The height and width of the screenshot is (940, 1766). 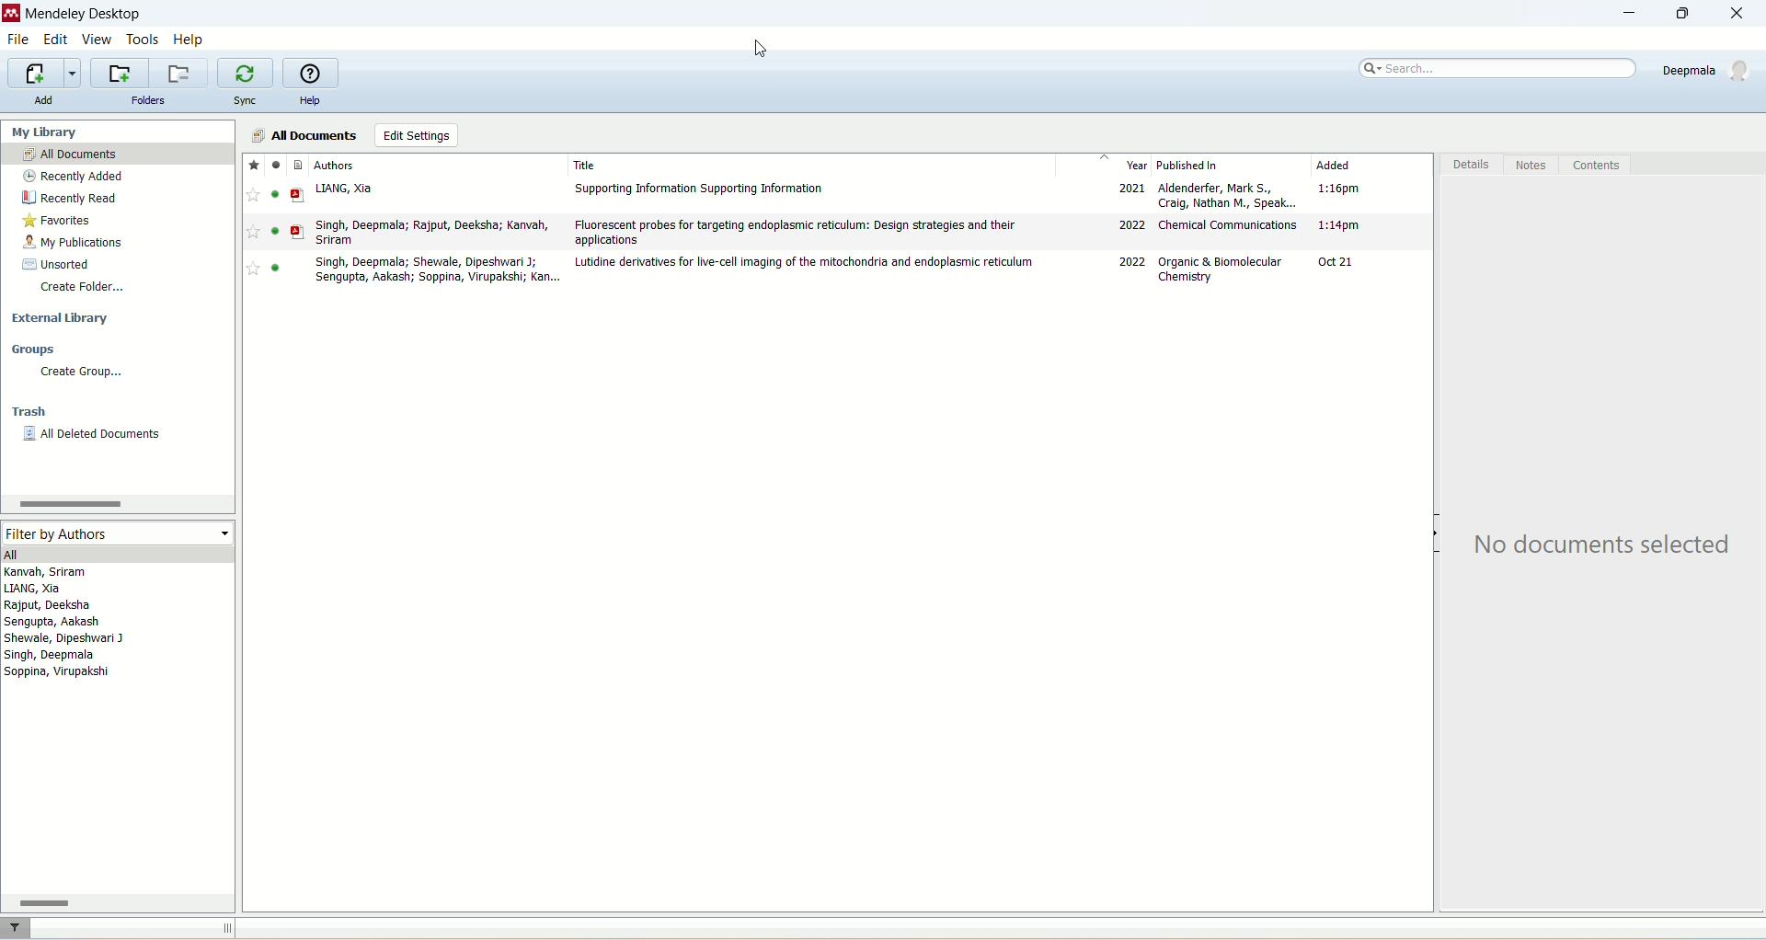 What do you see at coordinates (298, 193) in the screenshot?
I see `PDF` at bounding box center [298, 193].